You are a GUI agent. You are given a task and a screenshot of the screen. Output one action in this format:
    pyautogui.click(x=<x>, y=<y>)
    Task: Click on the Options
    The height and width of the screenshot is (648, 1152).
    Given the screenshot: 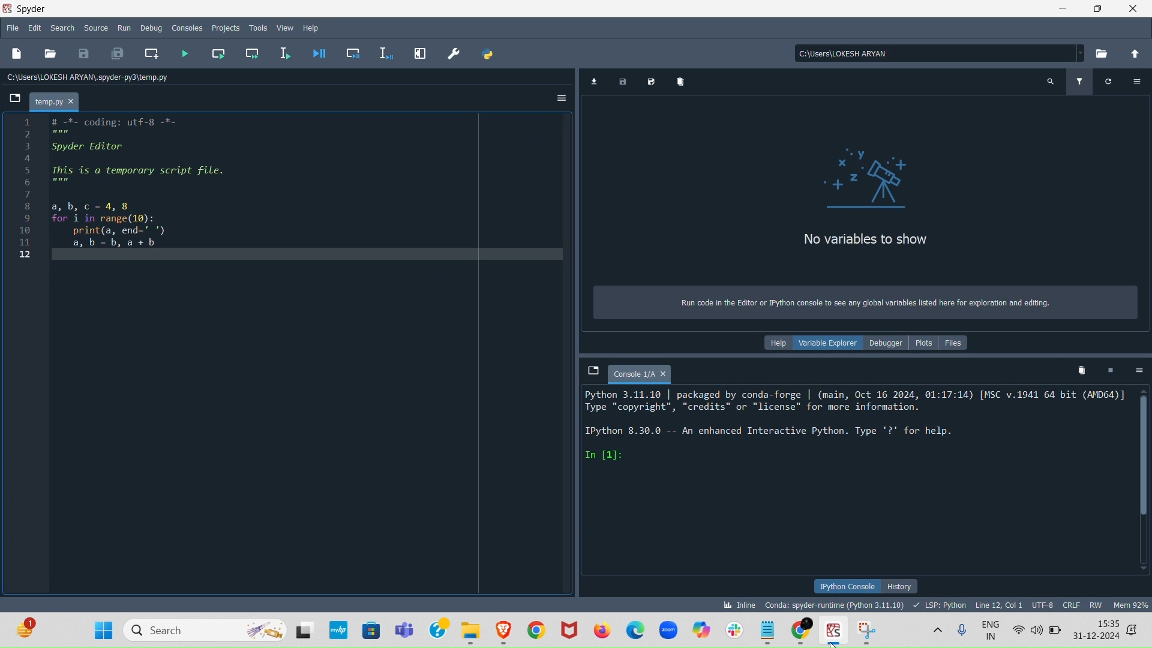 What is the action you would take?
    pyautogui.click(x=1137, y=80)
    